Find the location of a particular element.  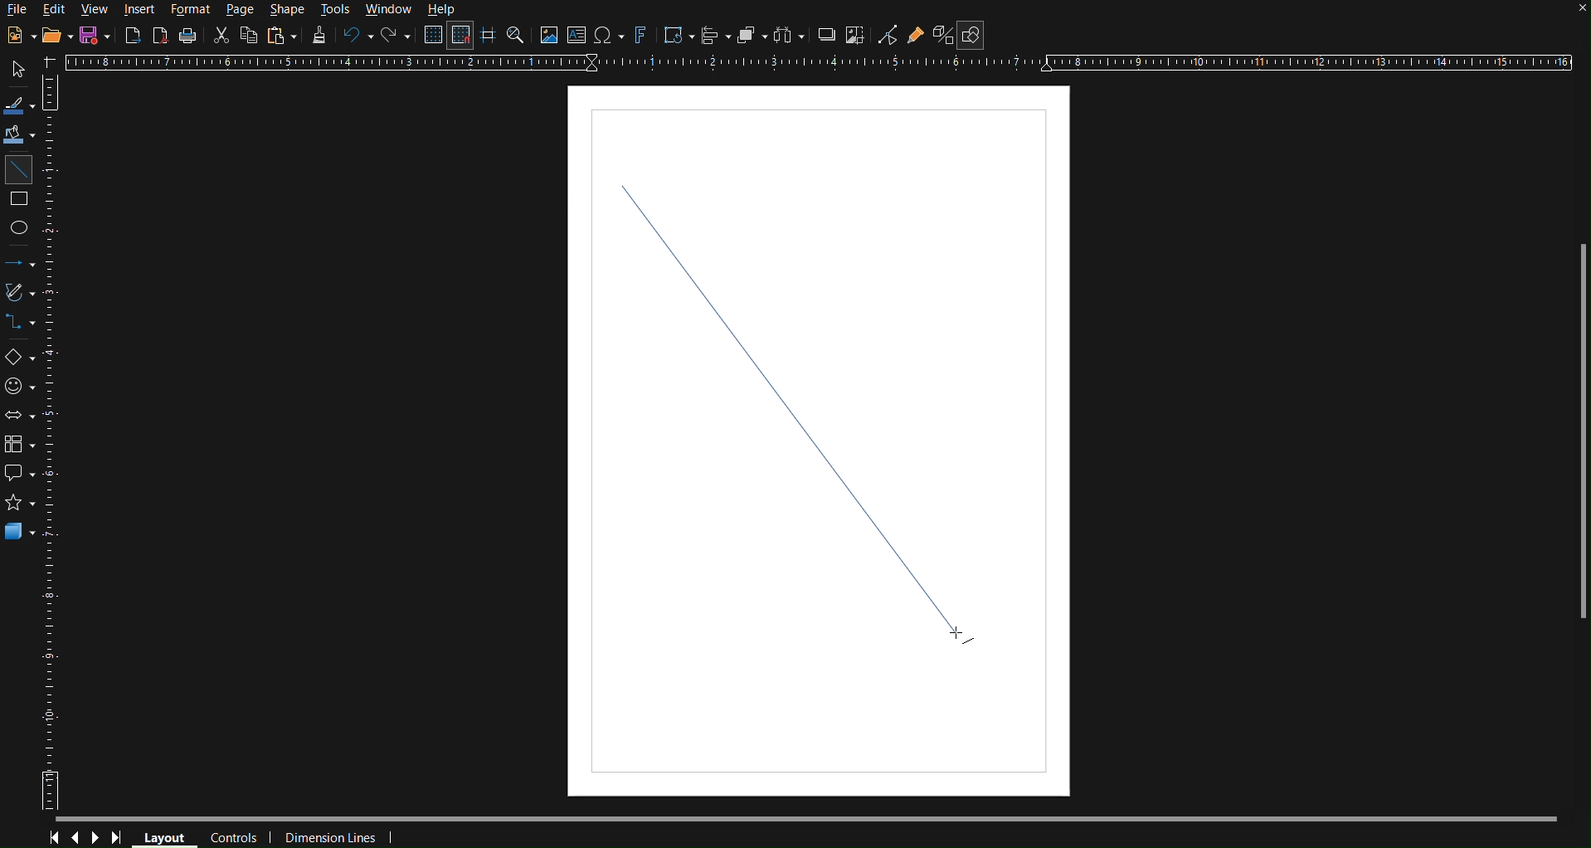

Window is located at coordinates (387, 10).